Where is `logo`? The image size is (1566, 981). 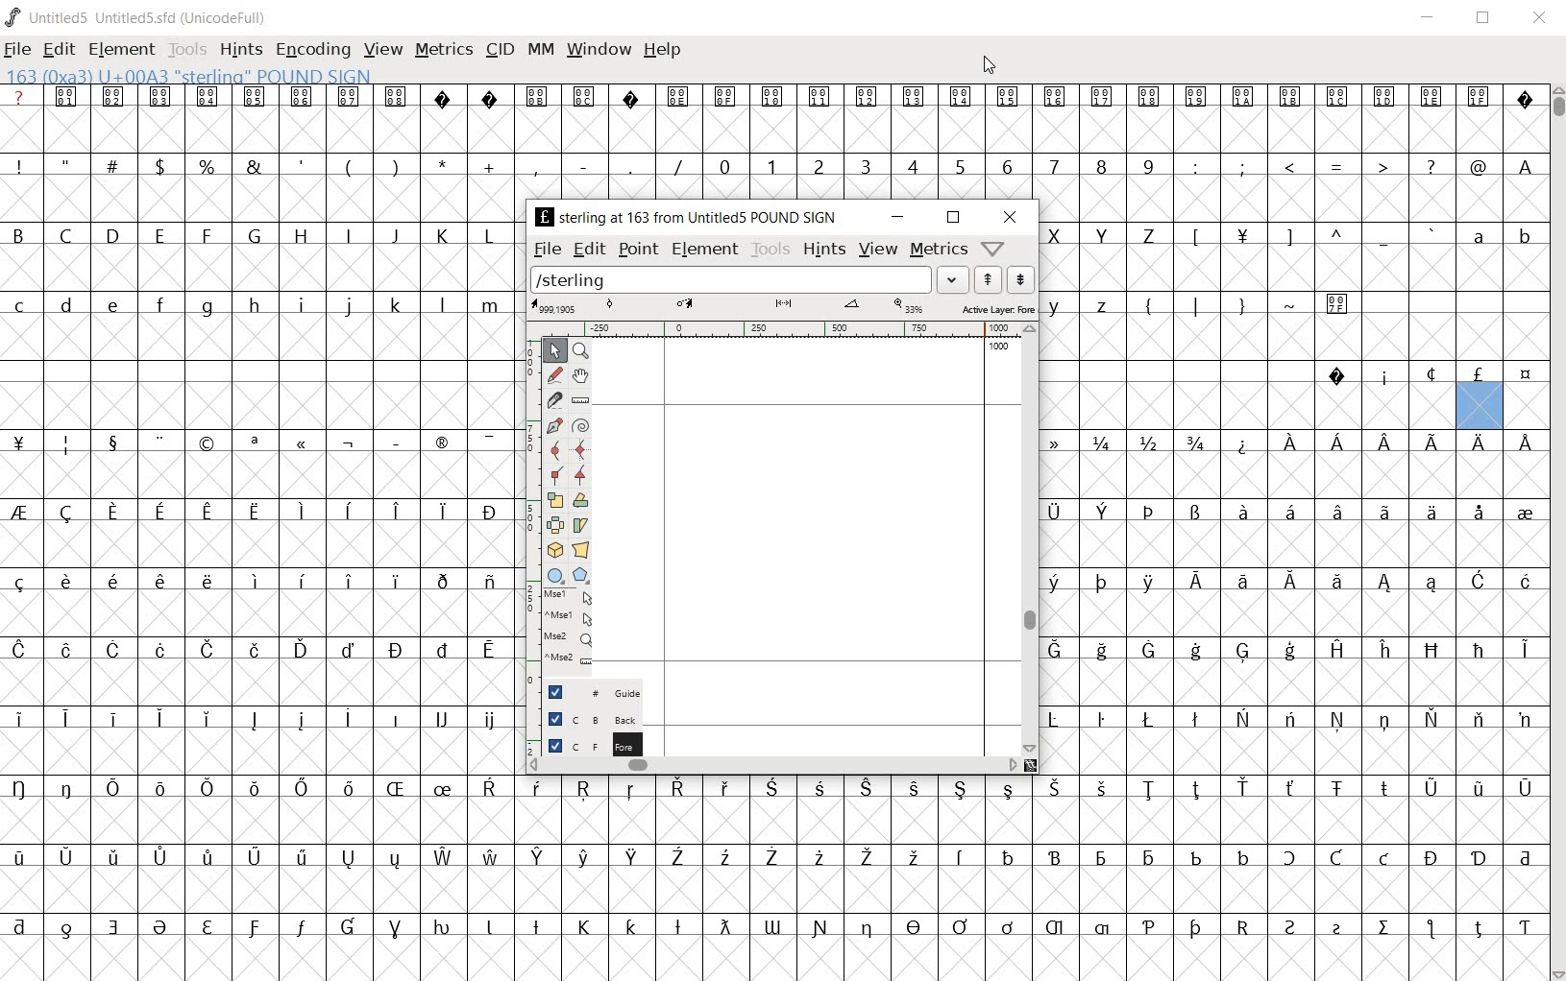 logo is located at coordinates (13, 16).